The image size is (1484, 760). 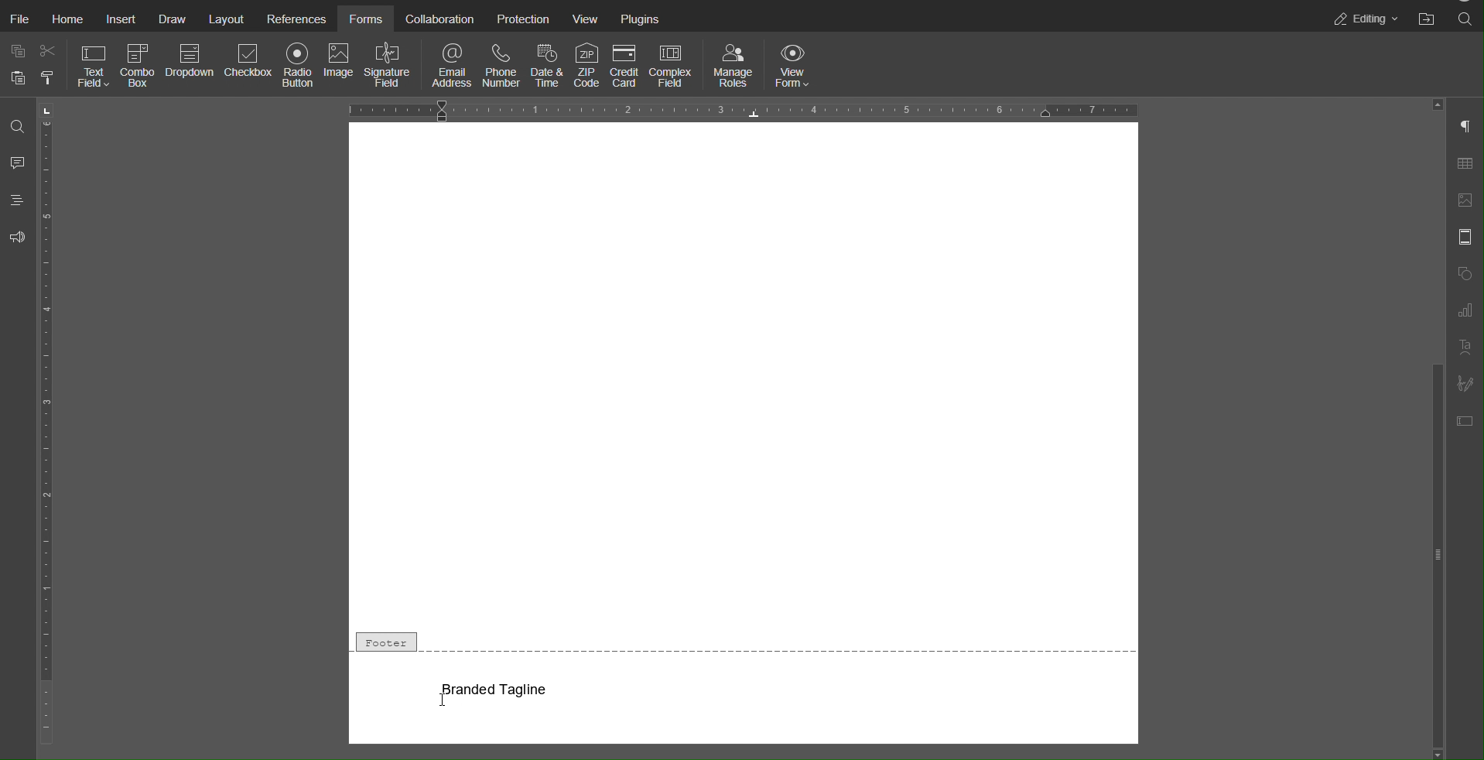 I want to click on References, so click(x=294, y=17).